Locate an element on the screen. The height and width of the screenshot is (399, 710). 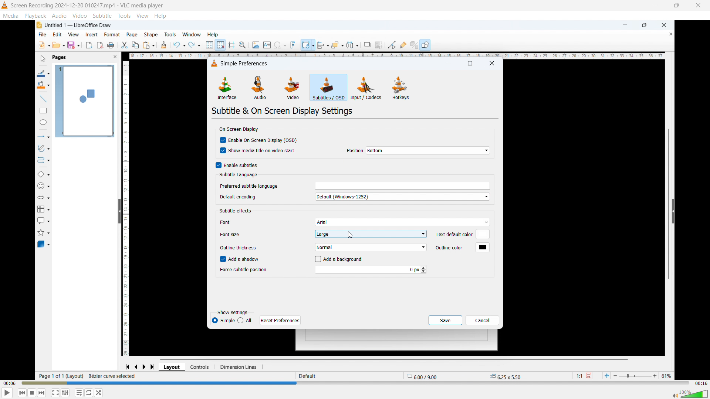
Outline thickness is located at coordinates (238, 248).